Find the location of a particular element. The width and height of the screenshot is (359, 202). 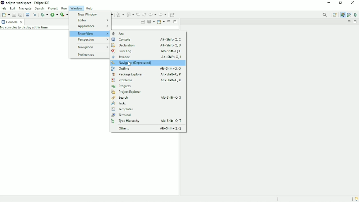

eclipse-workspace - eclipse ide is located at coordinates (30, 2).